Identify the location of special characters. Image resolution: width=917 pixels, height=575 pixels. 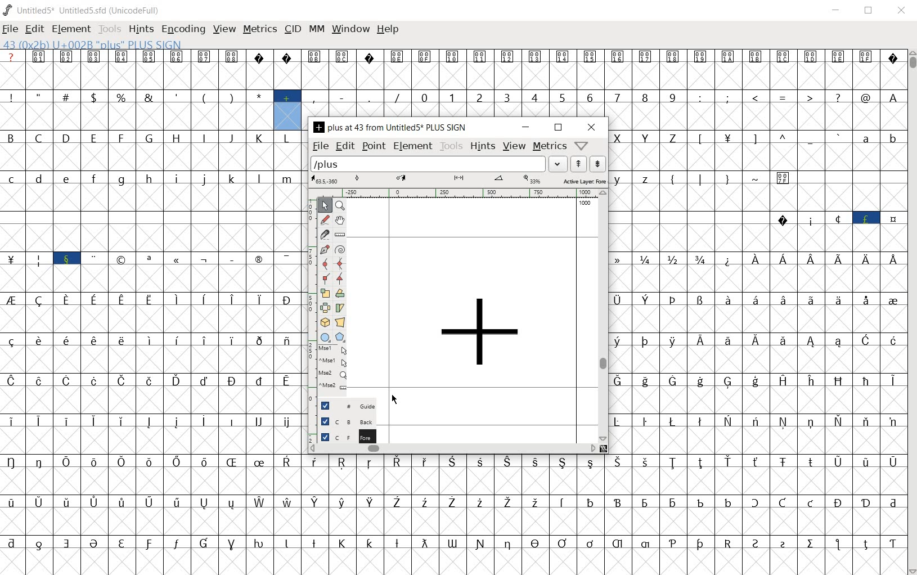
(893, 313).